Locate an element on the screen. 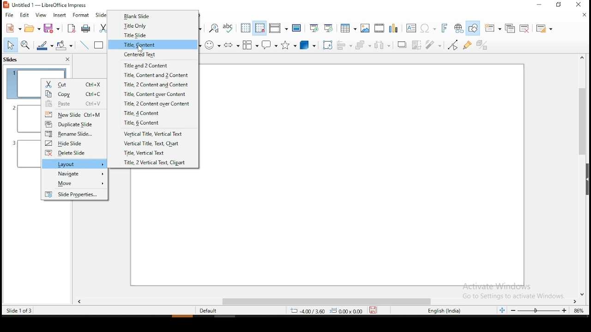  toggle point edit mode is located at coordinates (454, 44).